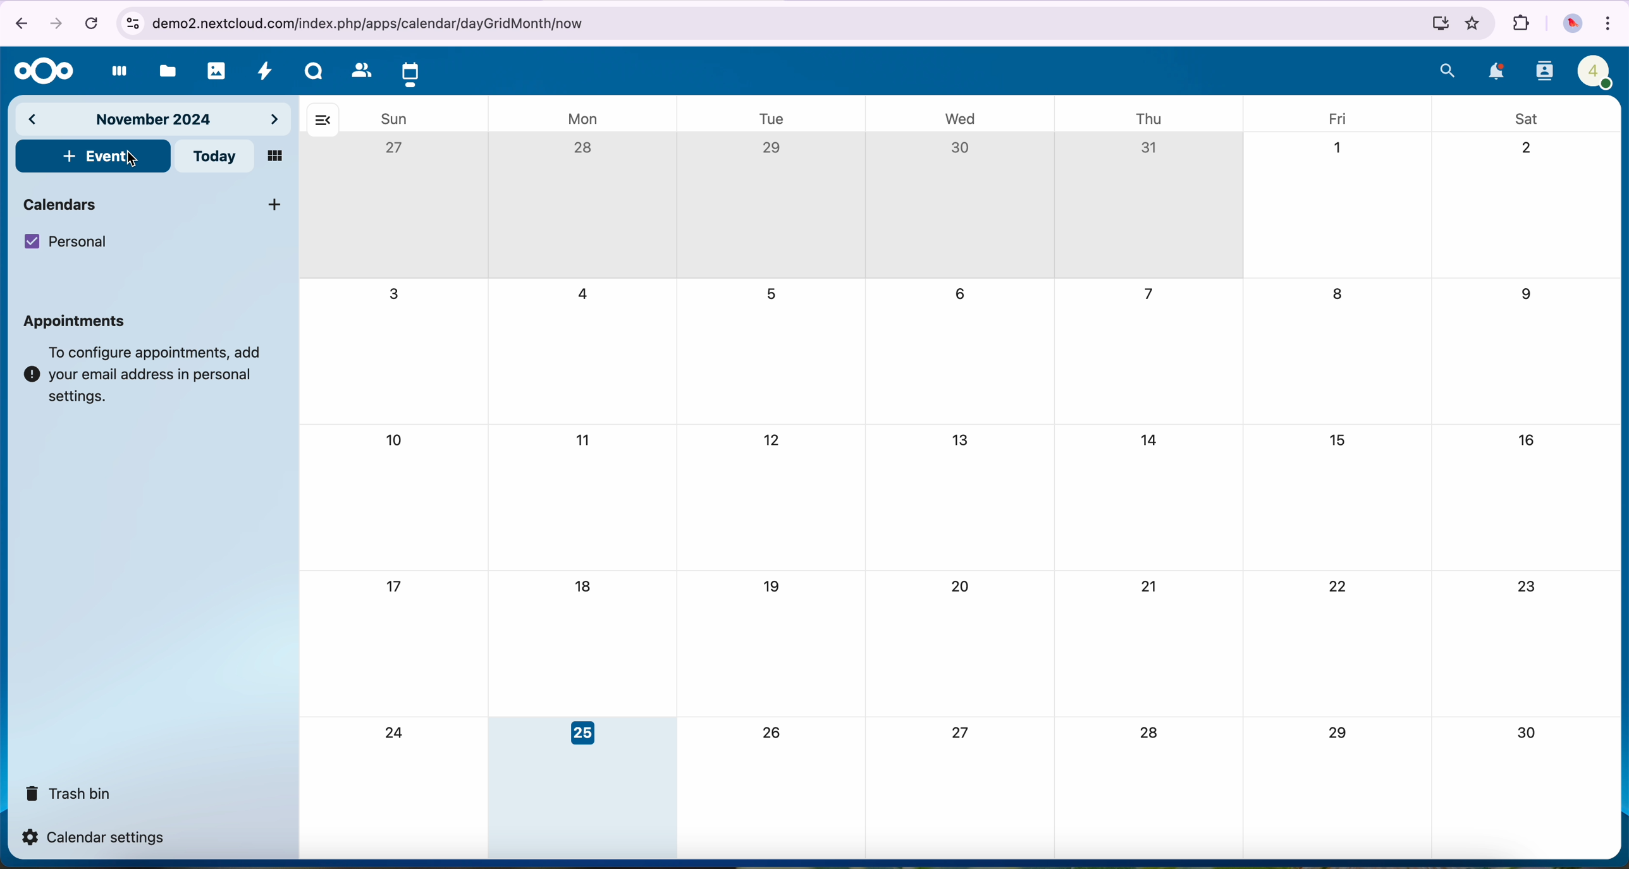 This screenshot has width=1629, height=869. What do you see at coordinates (959, 295) in the screenshot?
I see `6` at bounding box center [959, 295].